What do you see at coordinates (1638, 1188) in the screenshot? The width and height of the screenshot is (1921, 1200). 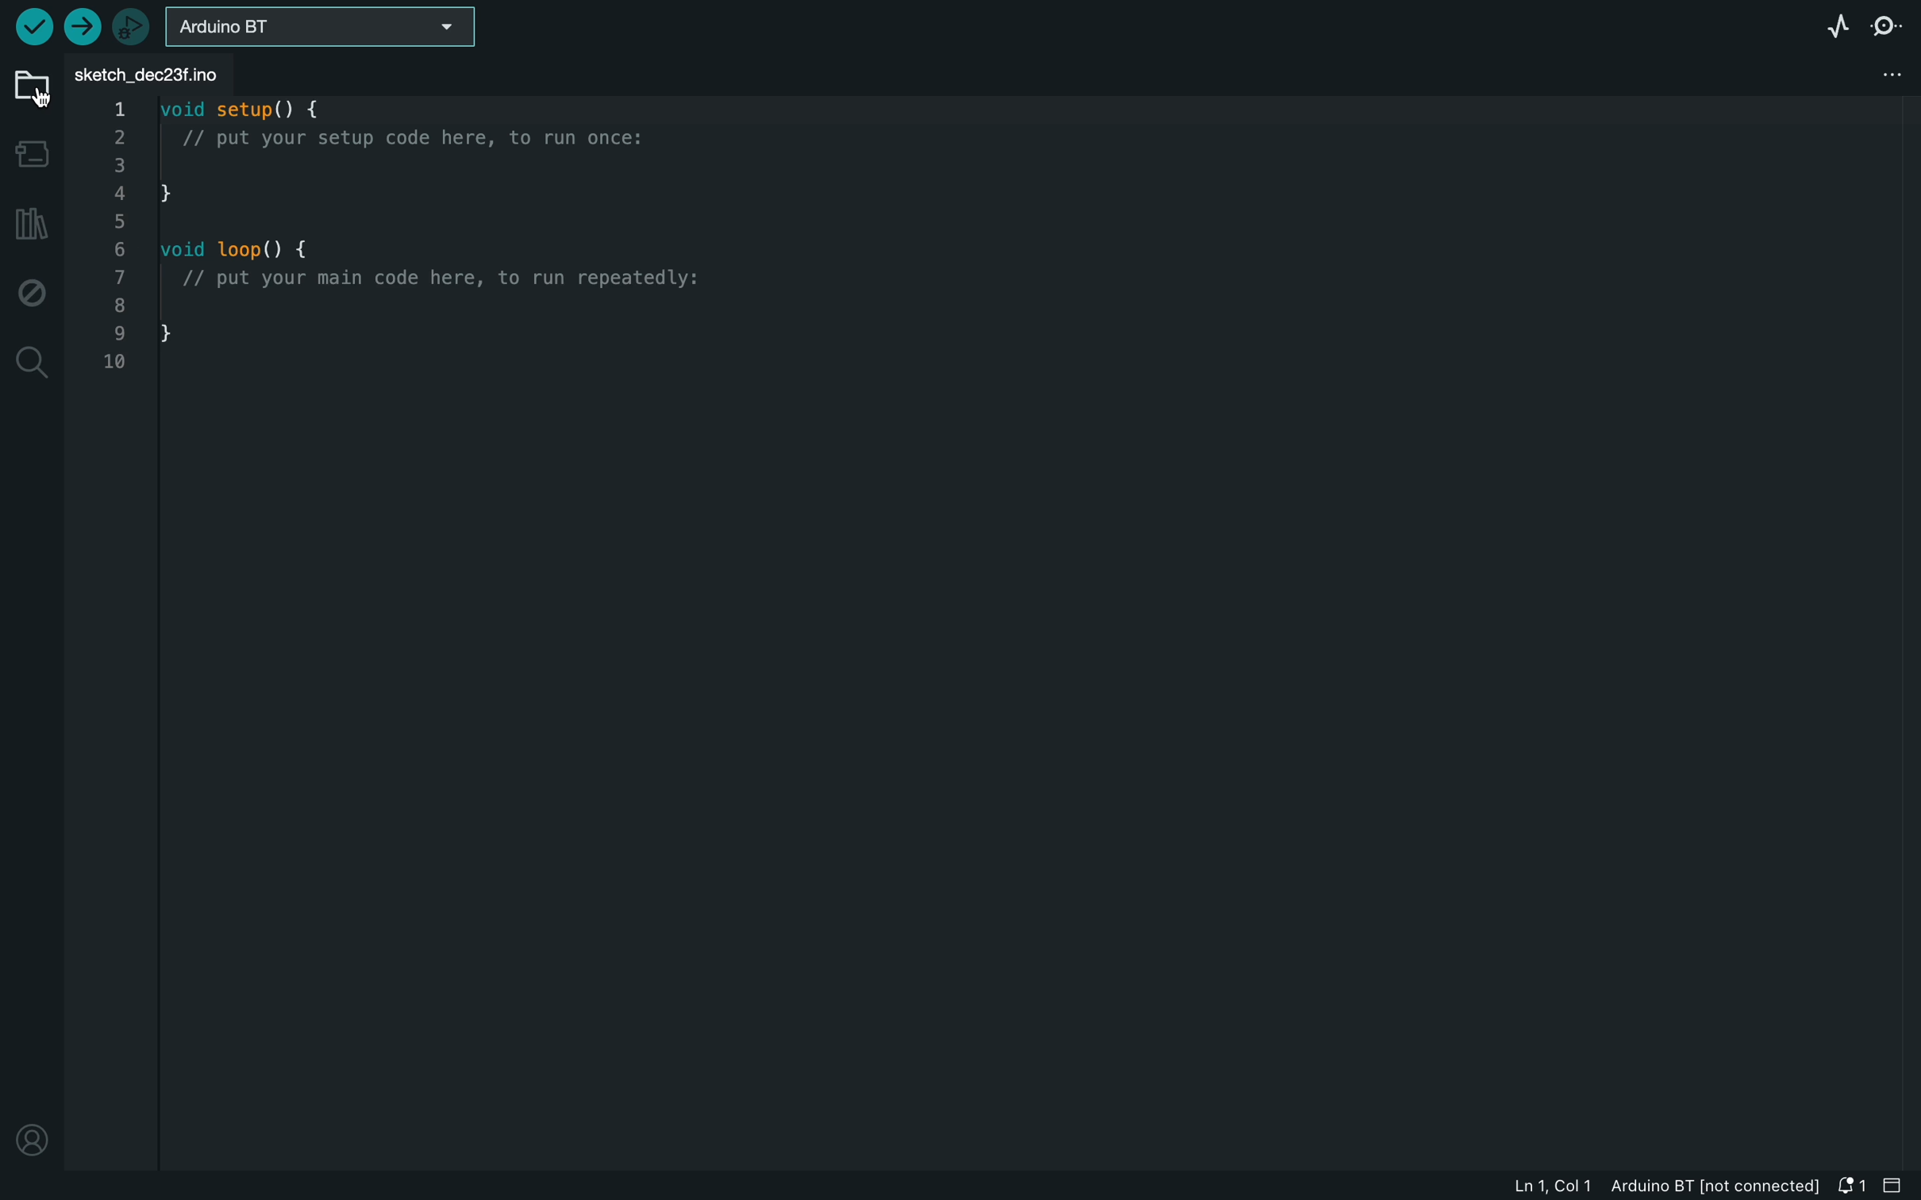 I see `file information` at bounding box center [1638, 1188].